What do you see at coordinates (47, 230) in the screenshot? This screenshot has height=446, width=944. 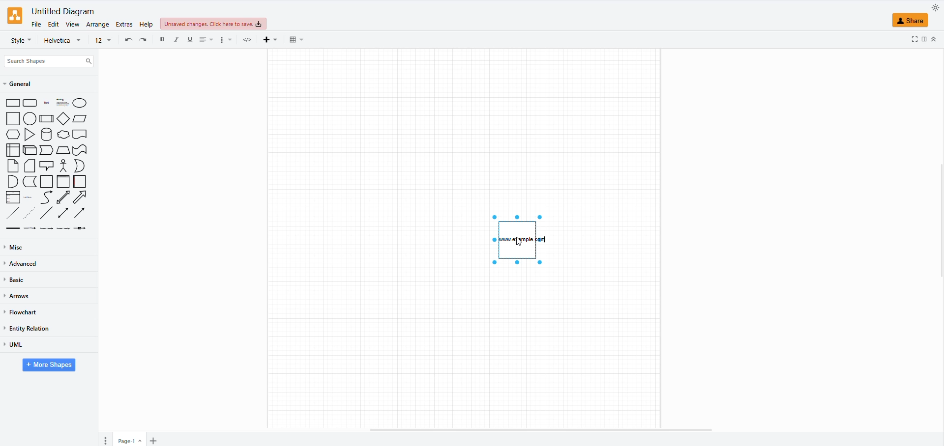 I see `connector with 2 labels` at bounding box center [47, 230].